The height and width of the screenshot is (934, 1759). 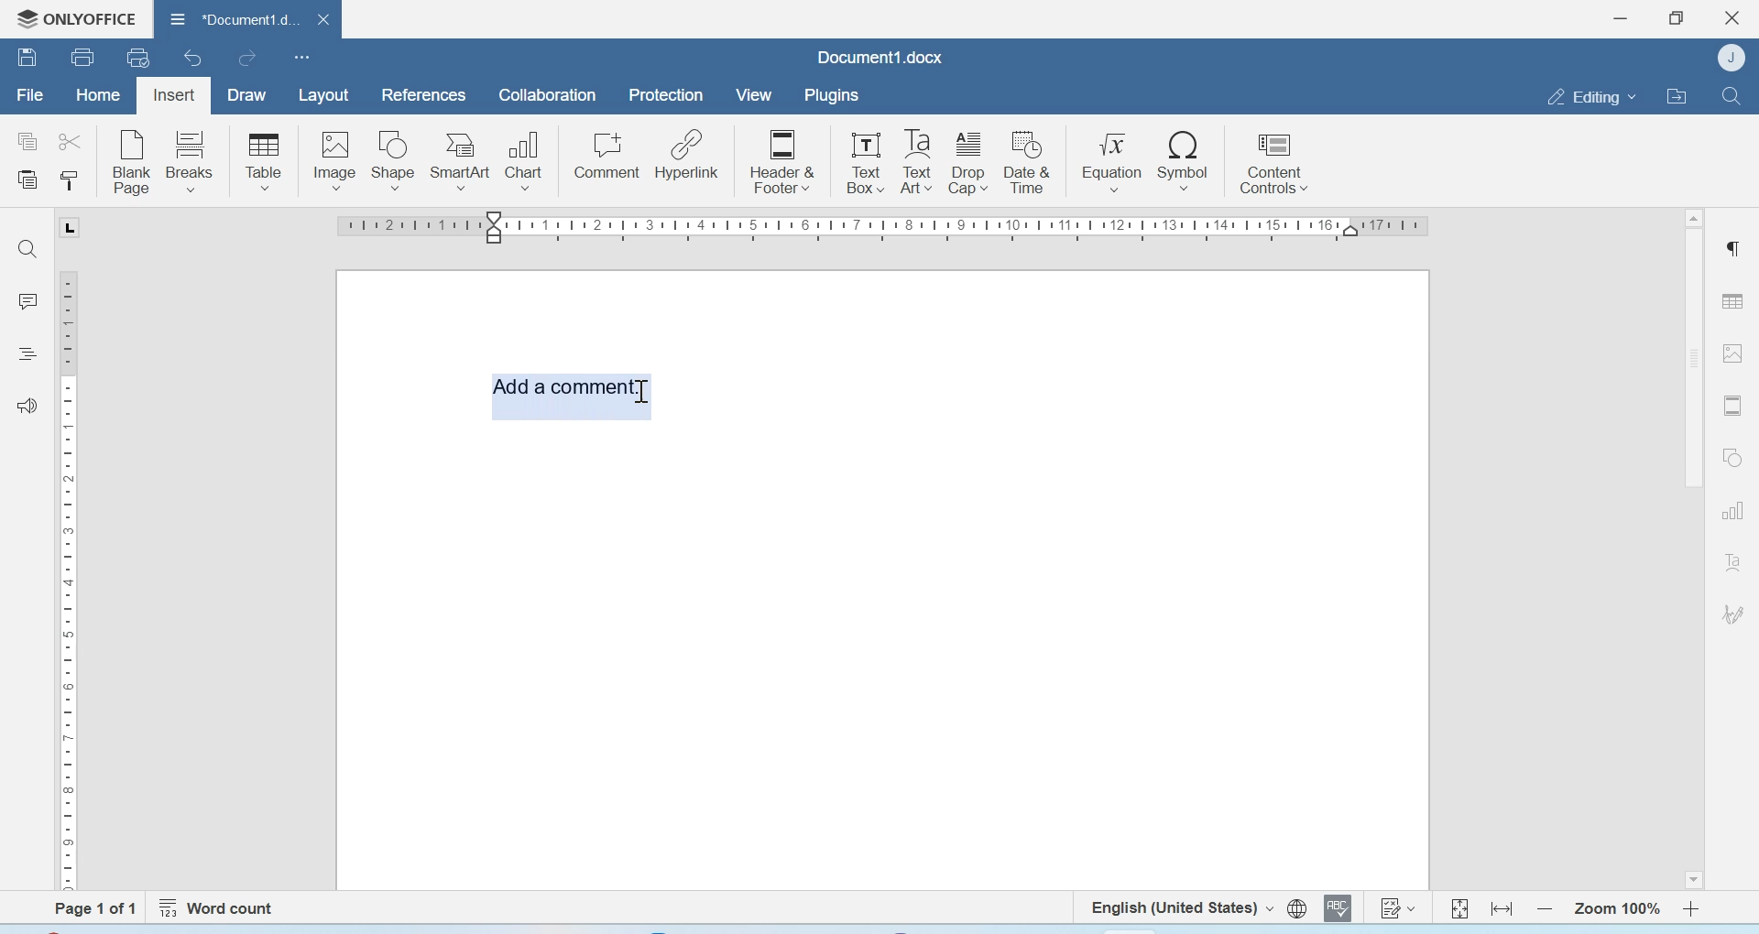 I want to click on Find, so click(x=1730, y=95).